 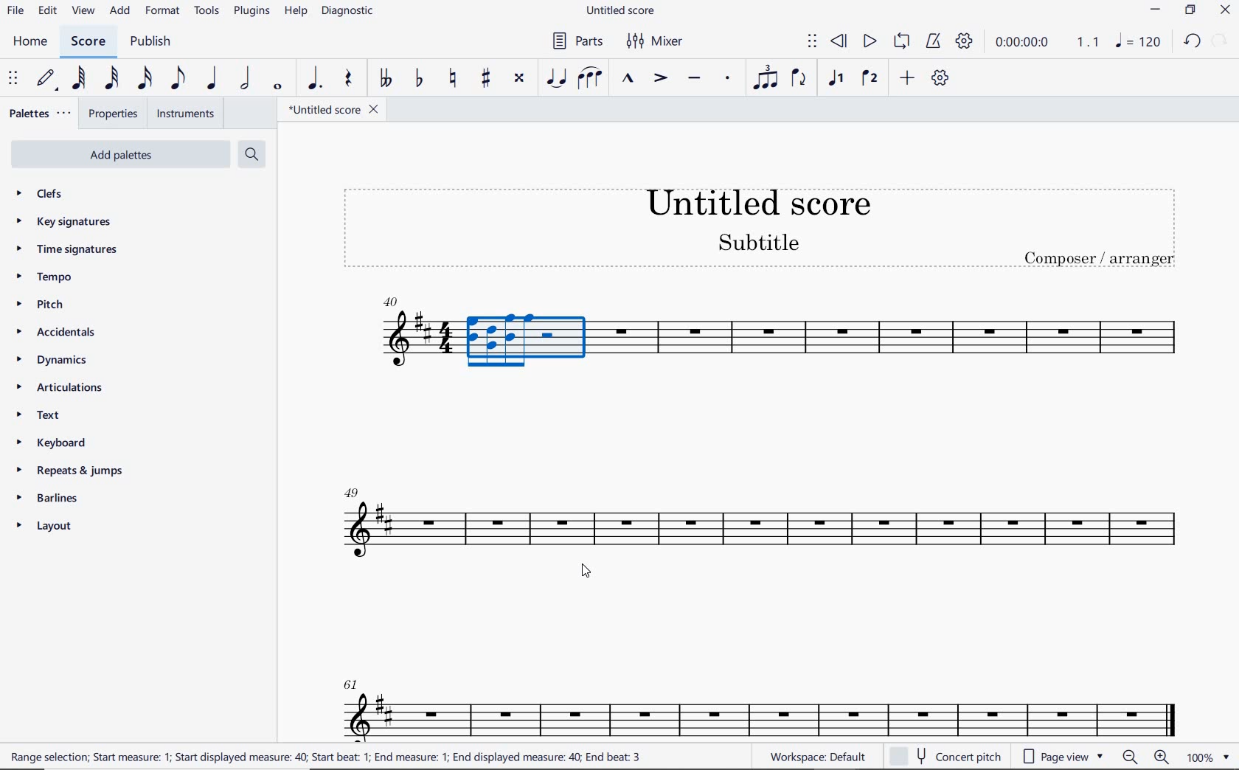 What do you see at coordinates (63, 332) in the screenshot?
I see `ACCIDENTALS` at bounding box center [63, 332].